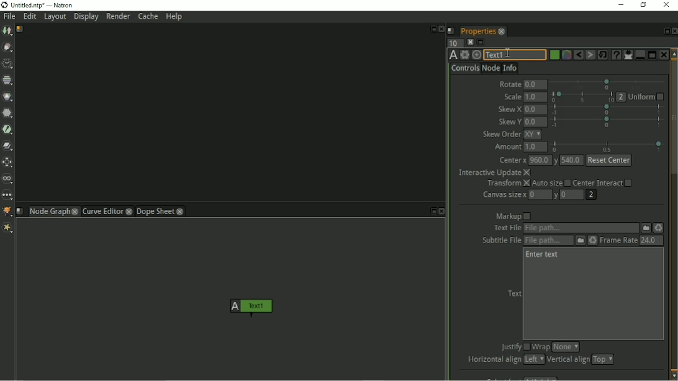 The height and width of the screenshot is (381, 678). What do you see at coordinates (442, 212) in the screenshot?
I see `Close` at bounding box center [442, 212].